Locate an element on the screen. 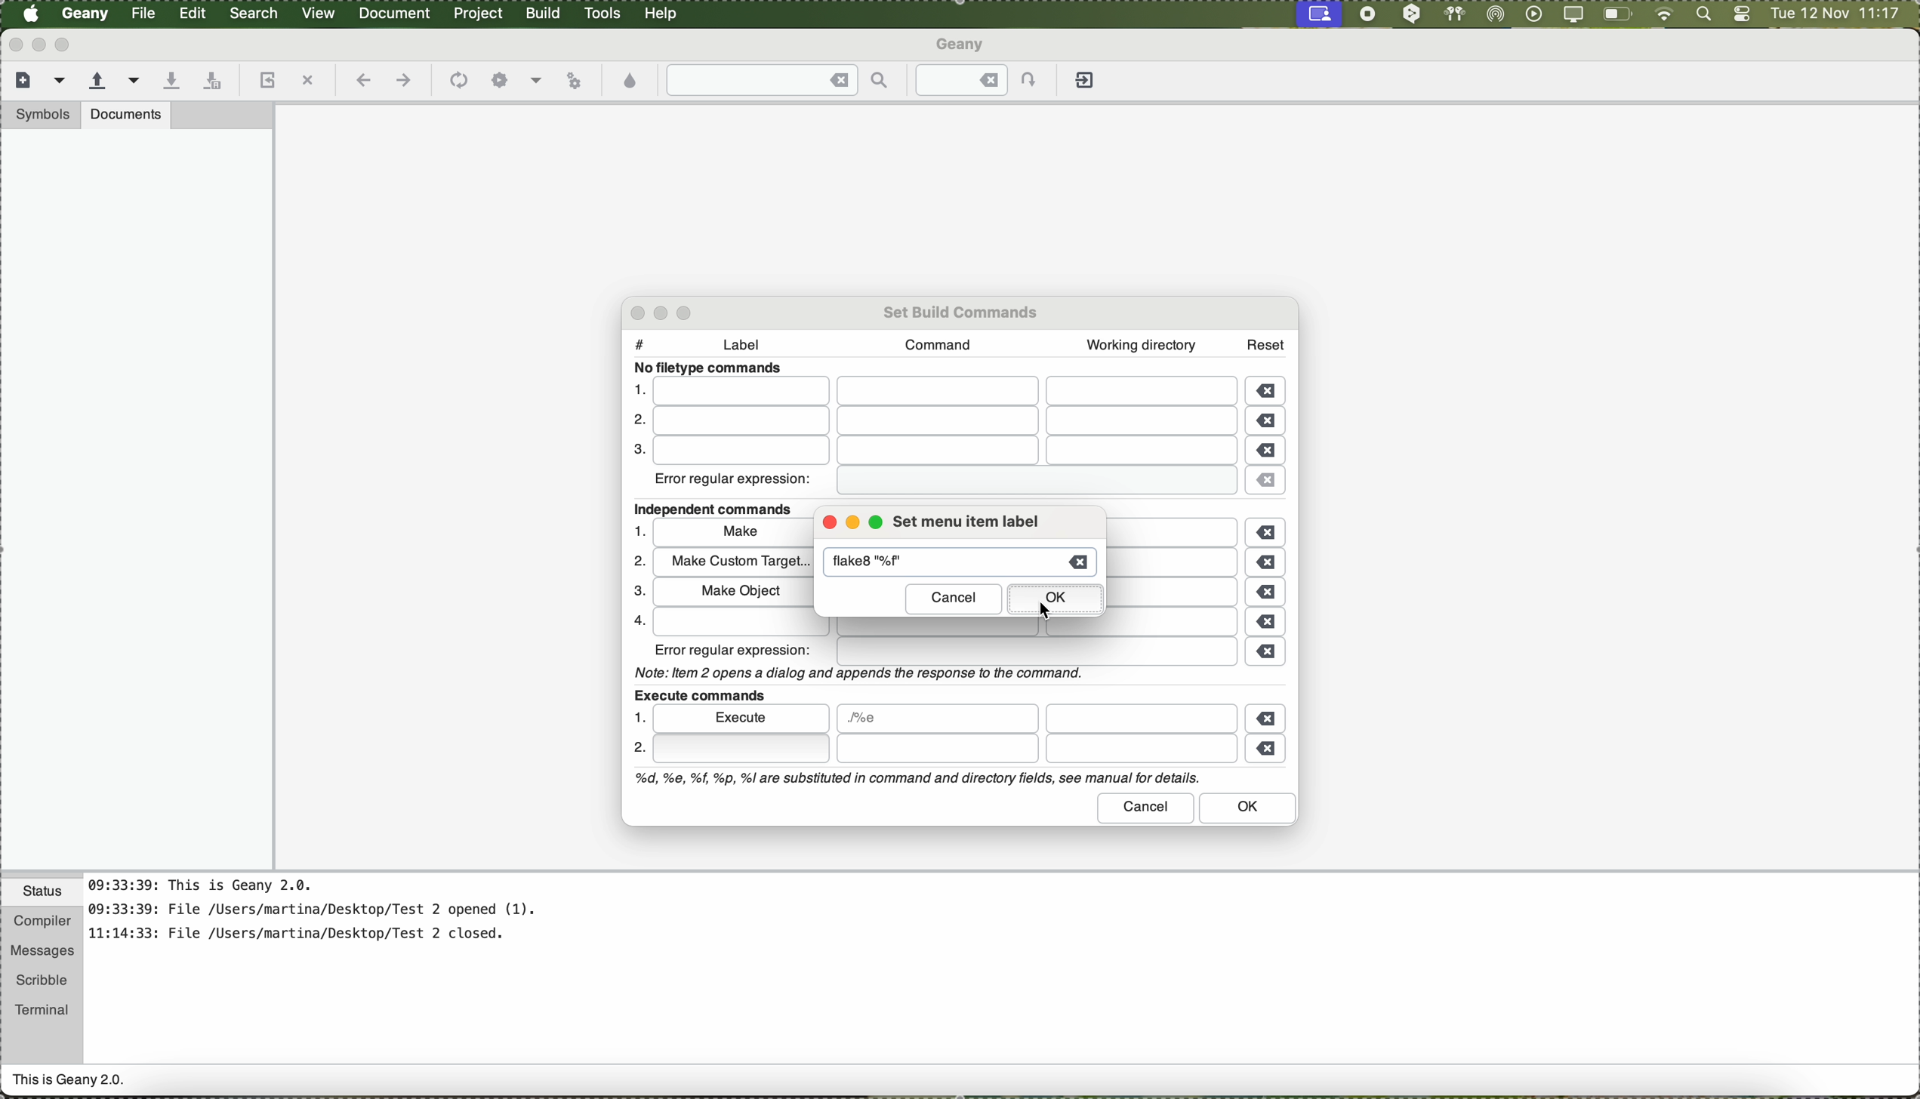 This screenshot has width=1920, height=1099. edit is located at coordinates (192, 11).